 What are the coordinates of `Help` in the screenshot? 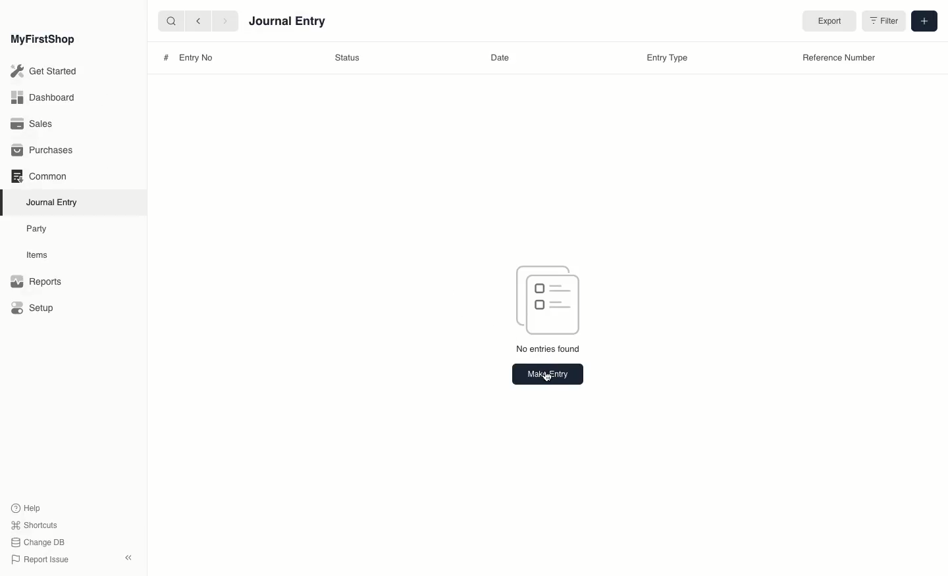 It's located at (24, 507).